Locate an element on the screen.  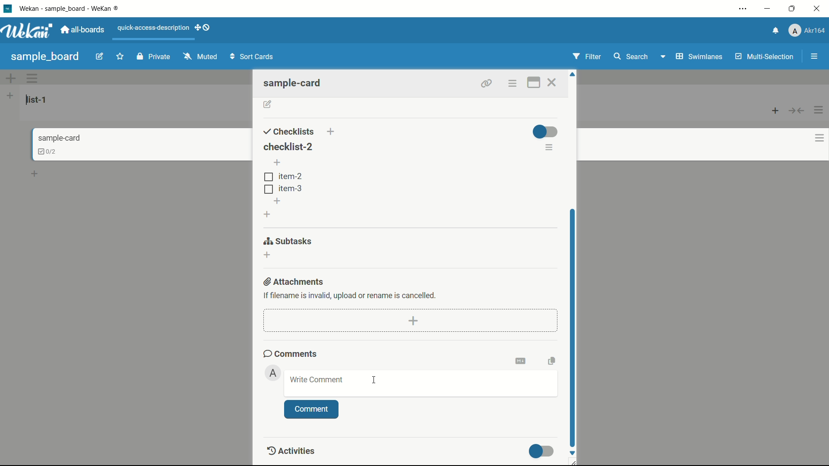
list actions is located at coordinates (820, 110).